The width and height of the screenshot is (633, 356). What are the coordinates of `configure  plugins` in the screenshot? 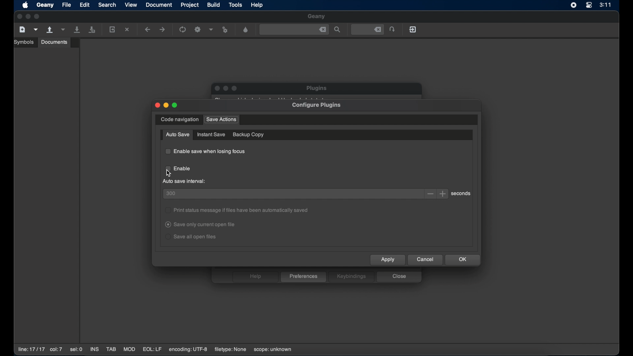 It's located at (317, 105).